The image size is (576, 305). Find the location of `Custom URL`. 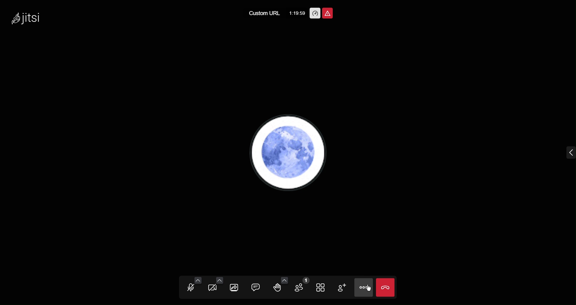

Custom URL is located at coordinates (266, 13).